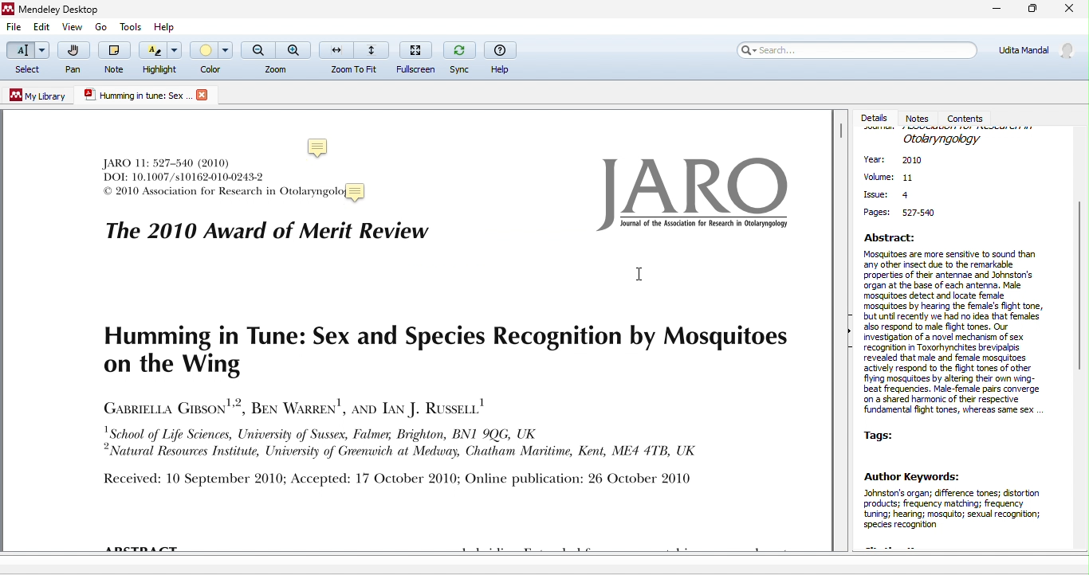 Image resolution: width=1089 pixels, height=575 pixels. I want to click on account, so click(1035, 55).